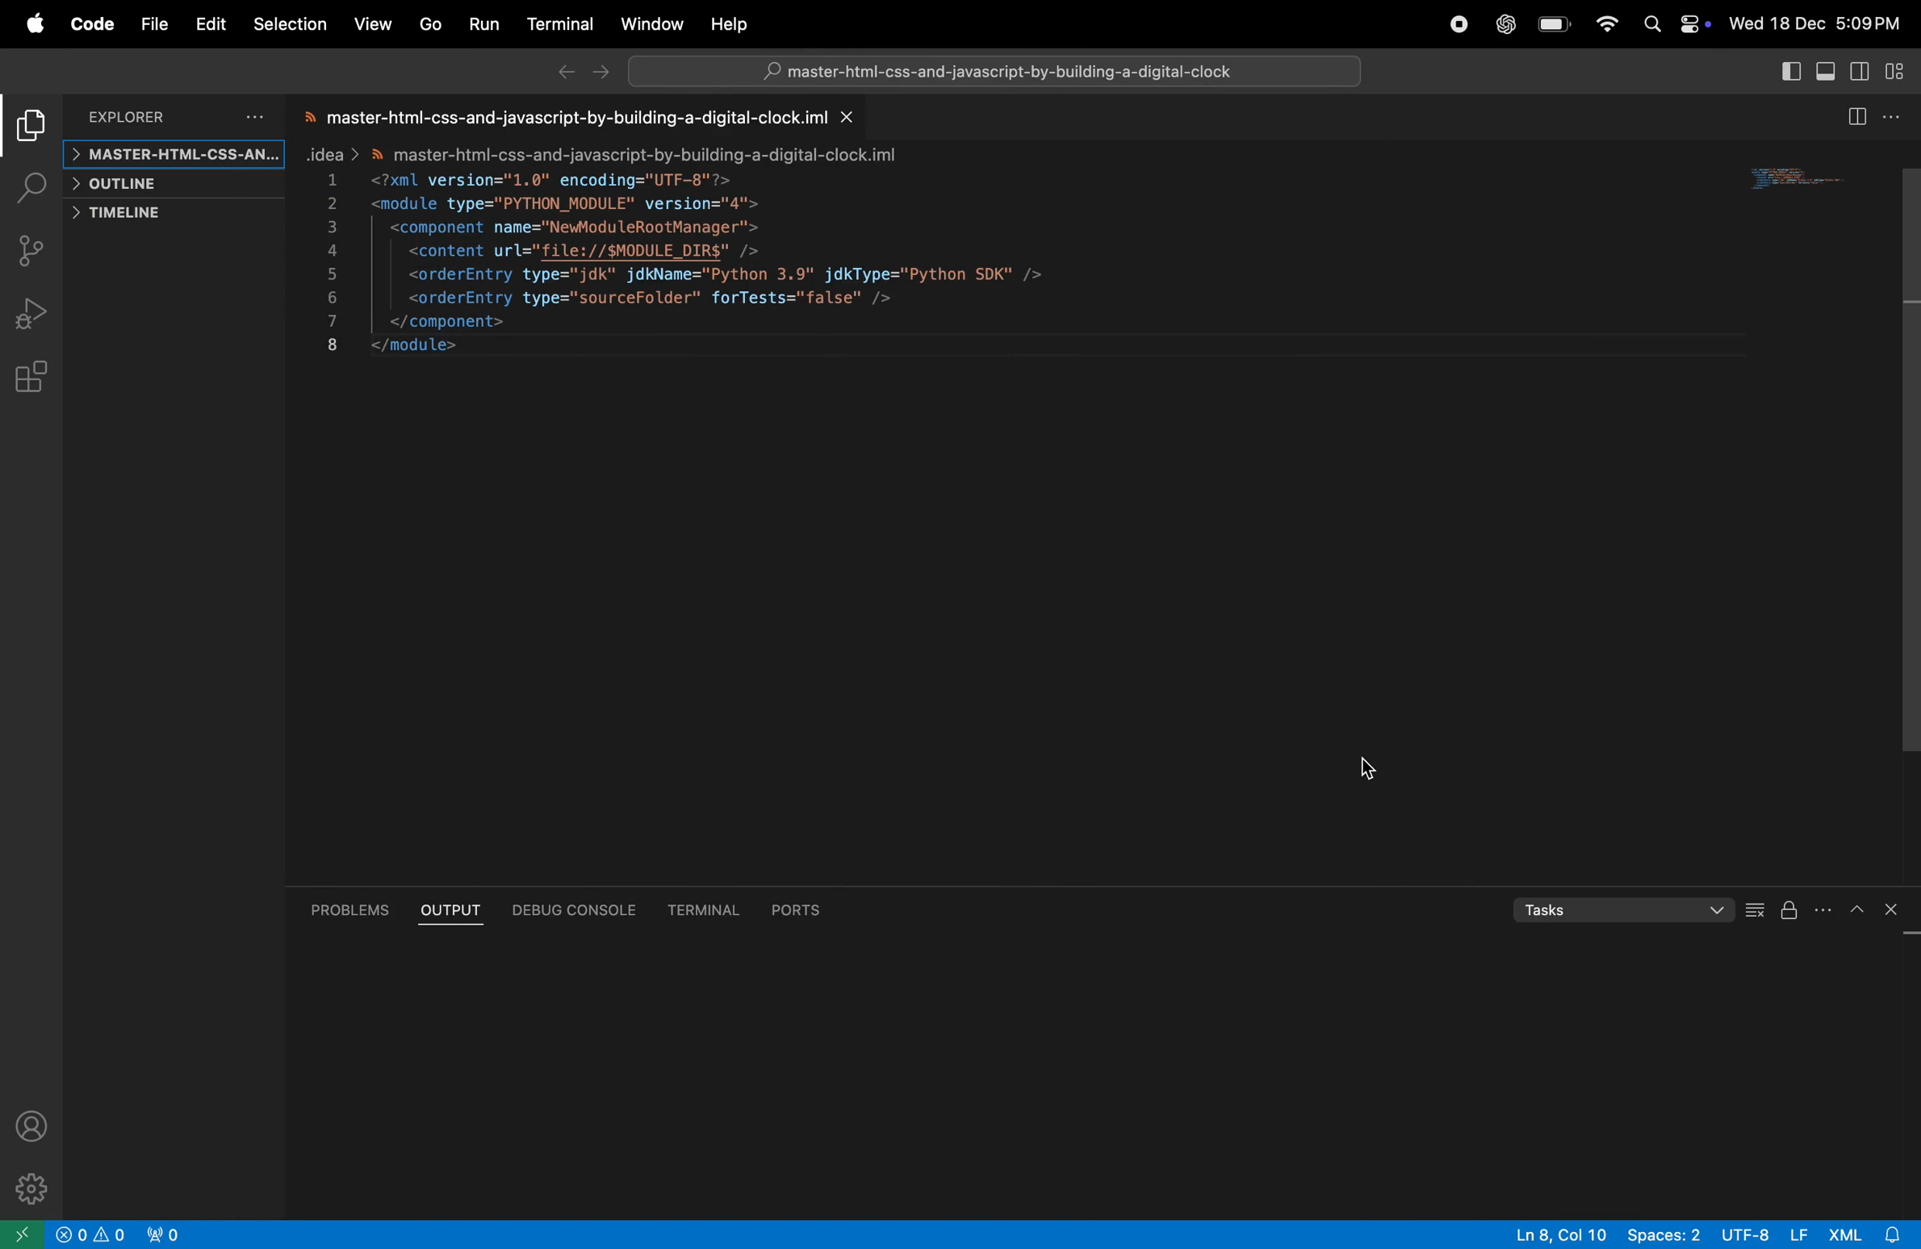 Image resolution: width=1921 pixels, height=1249 pixels. Describe the element at coordinates (991, 75) in the screenshot. I see `search bar` at that location.